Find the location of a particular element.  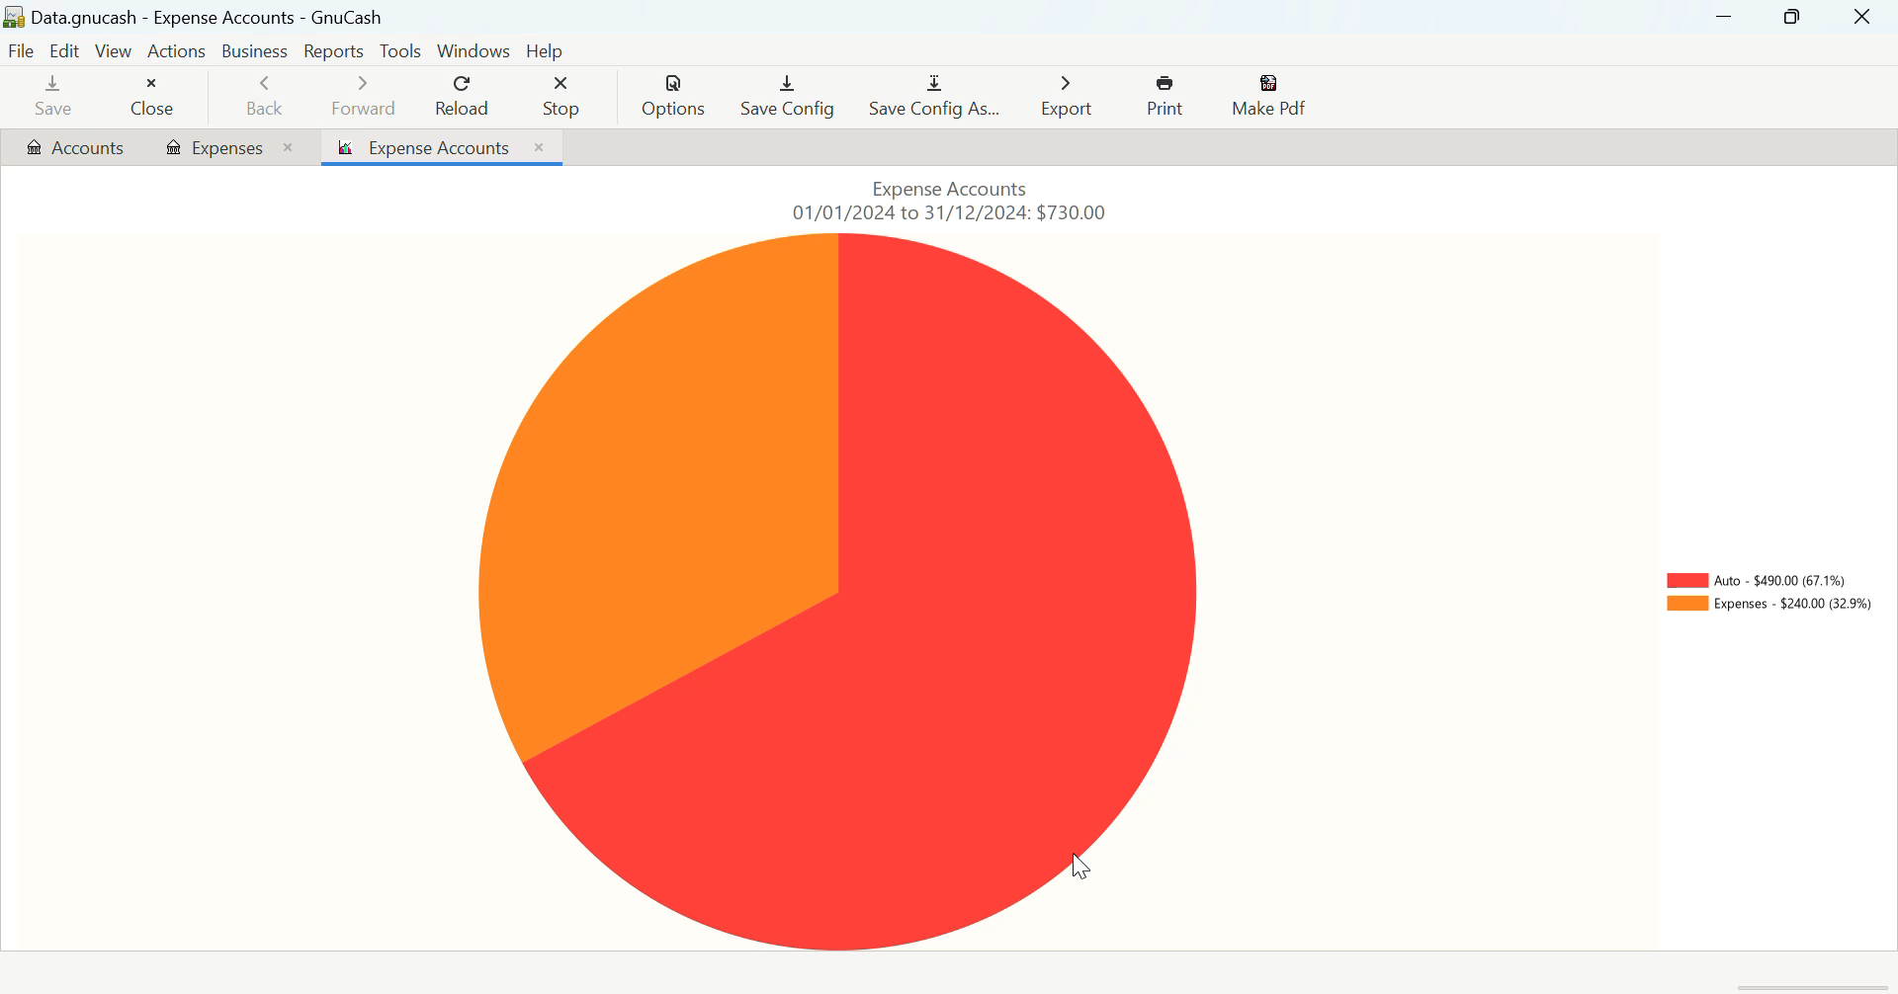

Export is located at coordinates (1070, 97).